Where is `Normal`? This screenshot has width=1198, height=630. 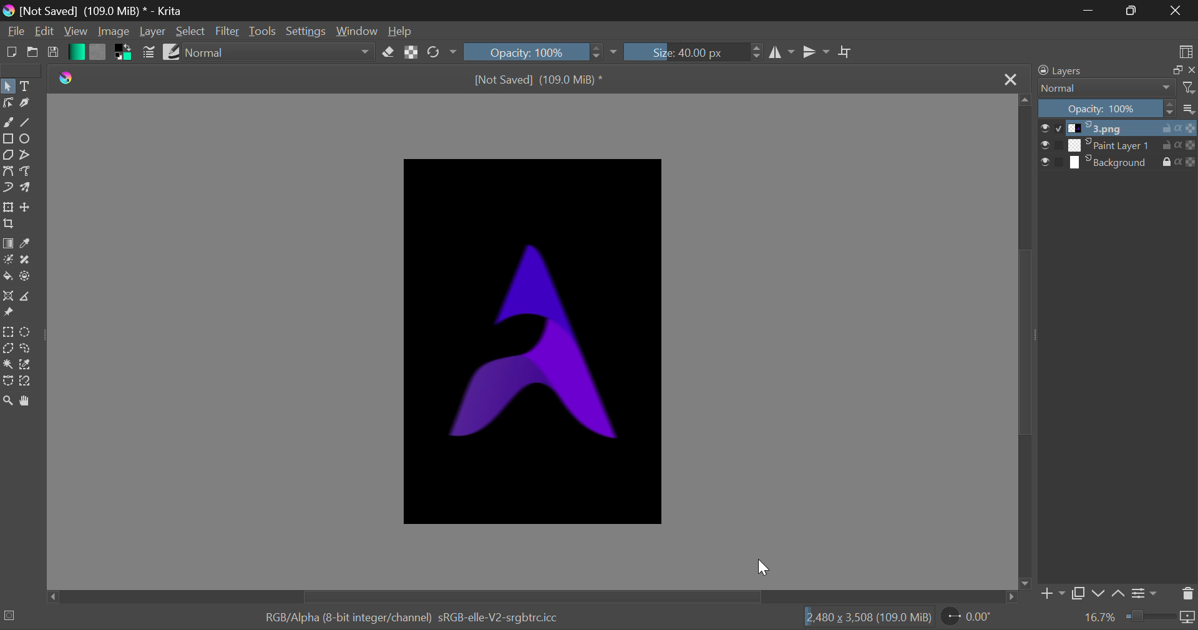
Normal is located at coordinates (1116, 88).